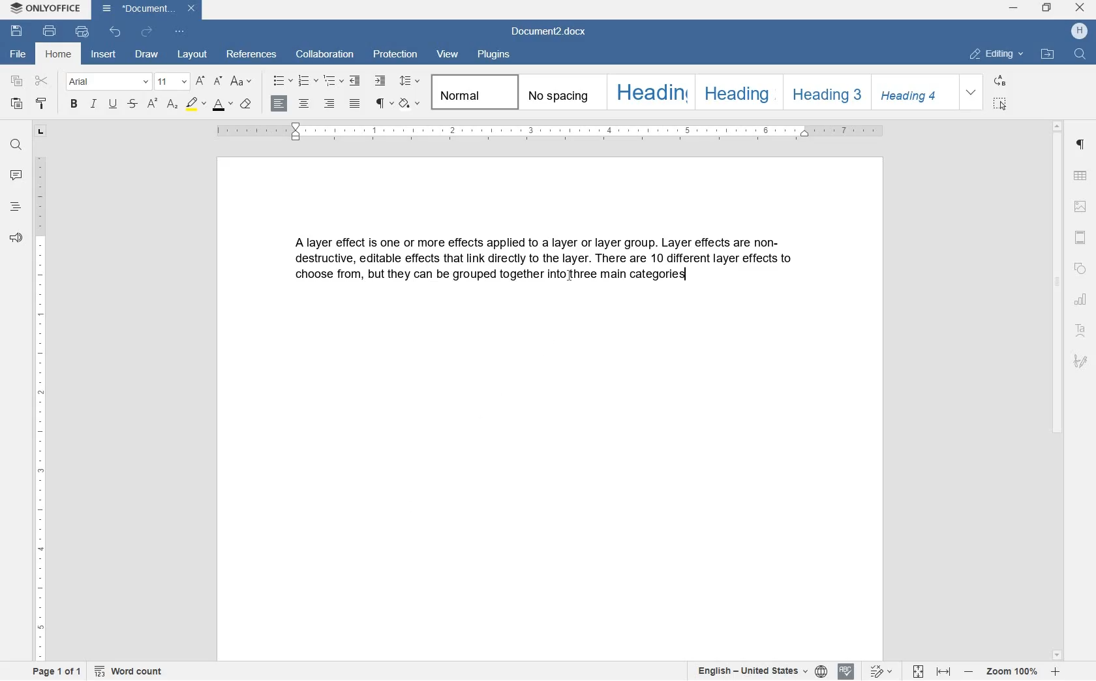 The image size is (1096, 681). I want to click on word count, so click(129, 672).